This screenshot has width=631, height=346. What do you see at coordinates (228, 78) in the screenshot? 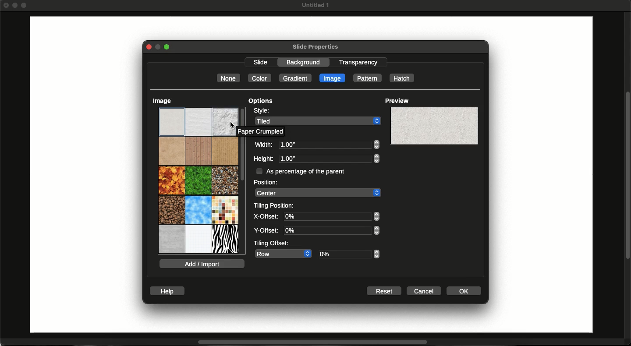
I see `None` at bounding box center [228, 78].